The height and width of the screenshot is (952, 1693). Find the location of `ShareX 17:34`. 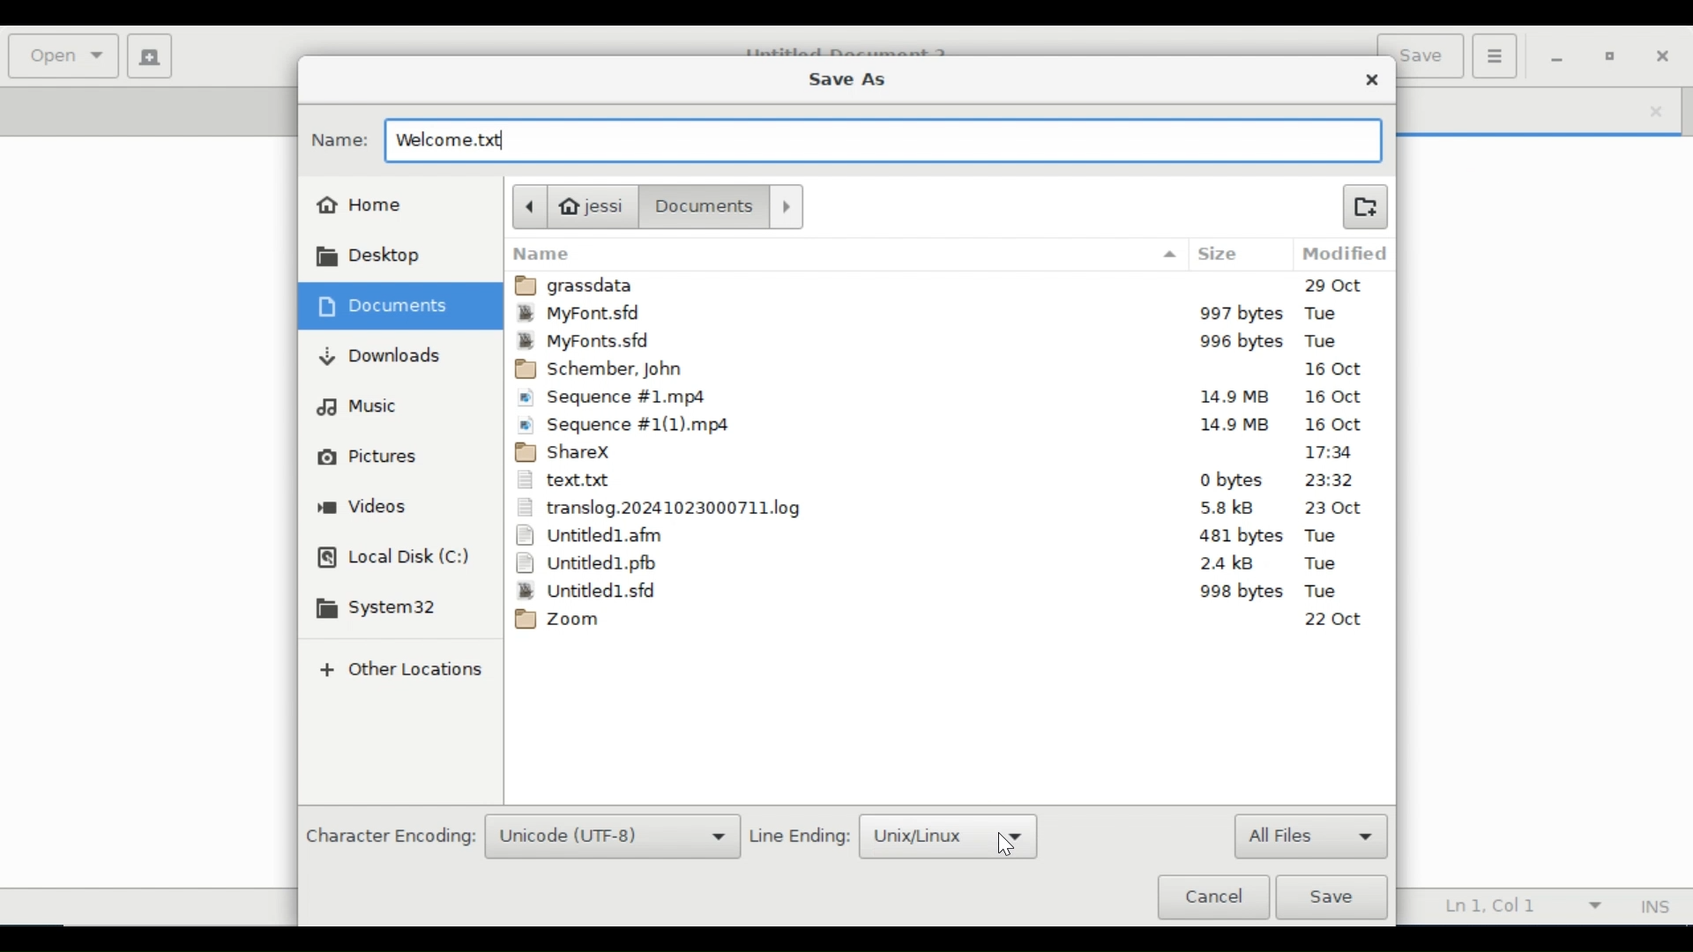

ShareX 17:34 is located at coordinates (945, 453).